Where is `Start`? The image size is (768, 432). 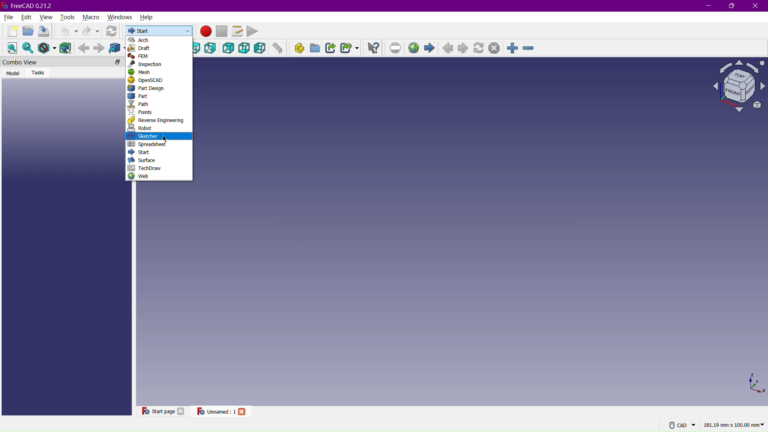 Start is located at coordinates (161, 152).